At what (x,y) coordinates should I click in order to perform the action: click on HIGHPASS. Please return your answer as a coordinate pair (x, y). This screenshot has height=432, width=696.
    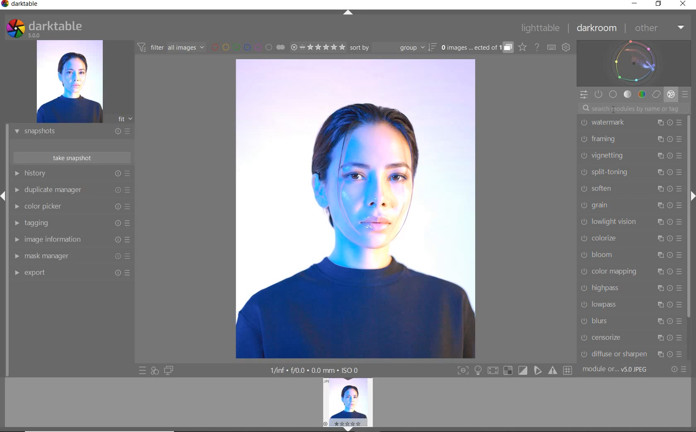
    Looking at the image, I should click on (631, 289).